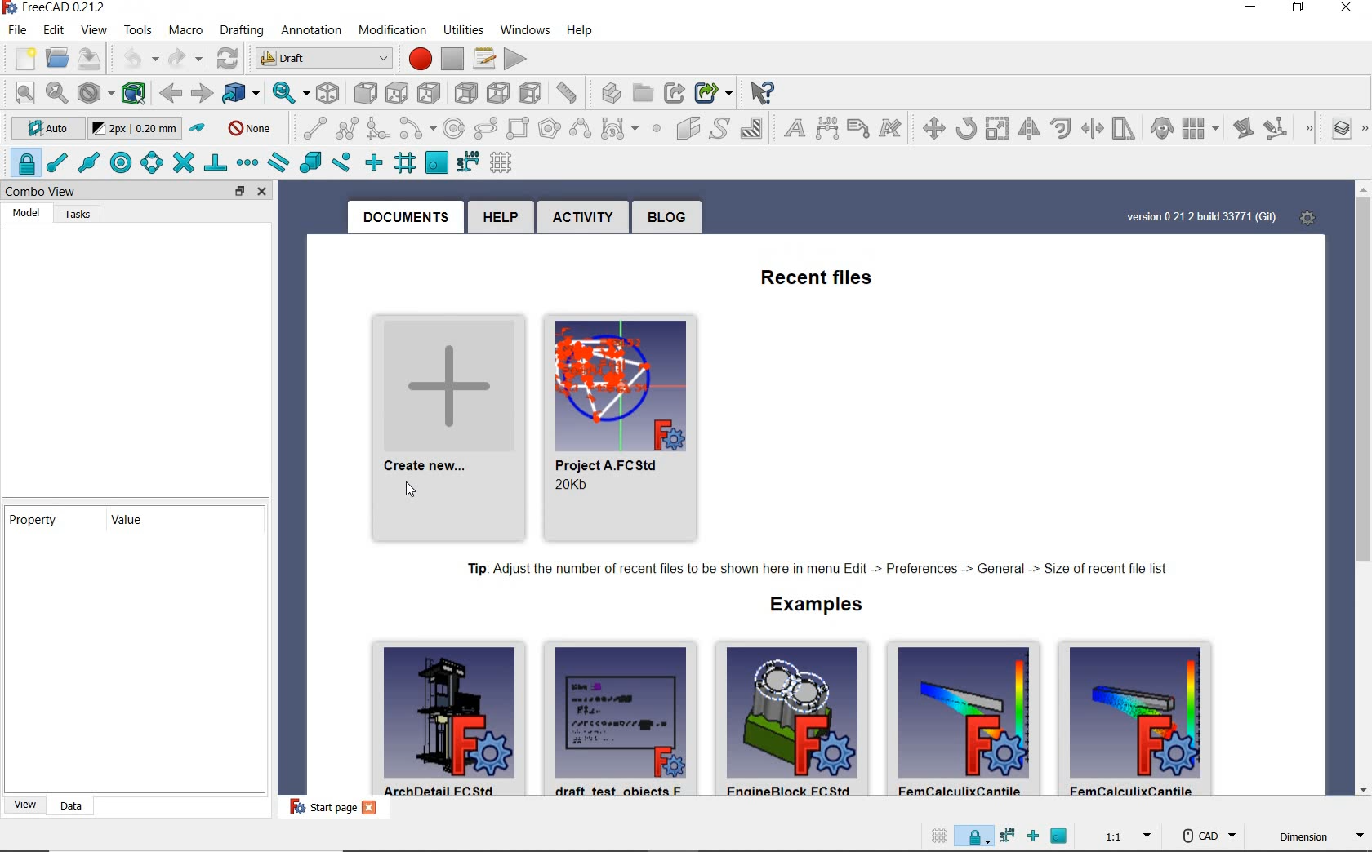 This screenshot has width=1372, height=852. Describe the element at coordinates (20, 56) in the screenshot. I see `new` at that location.